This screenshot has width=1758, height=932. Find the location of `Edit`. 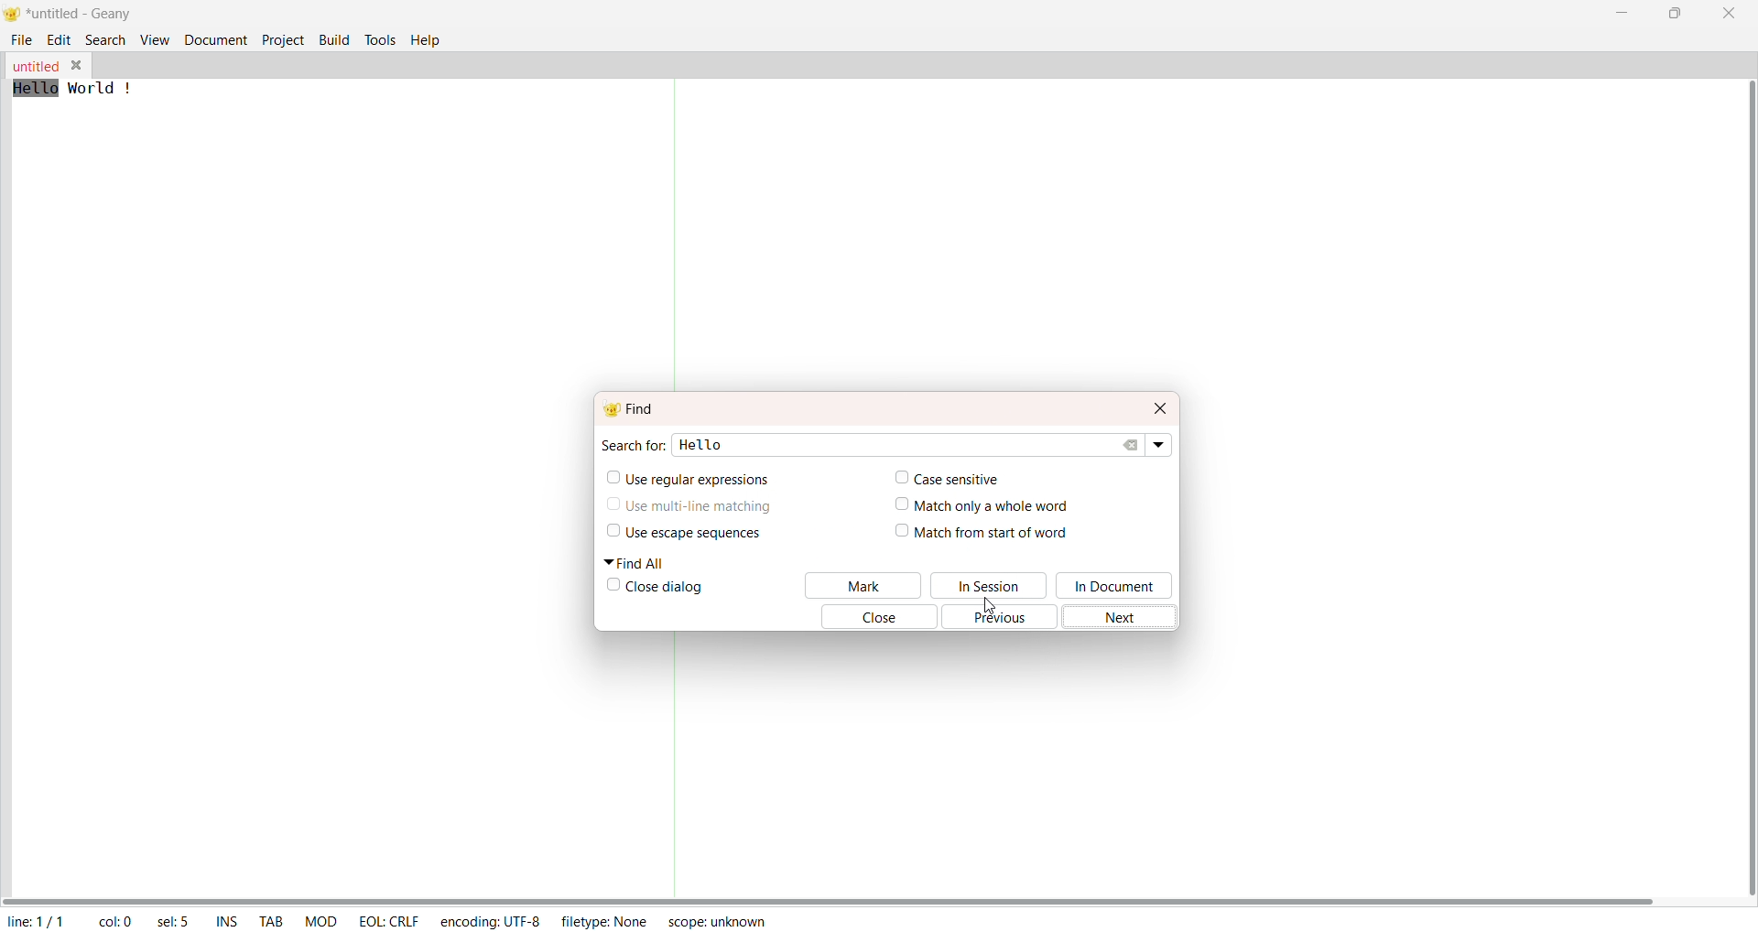

Edit is located at coordinates (60, 41).